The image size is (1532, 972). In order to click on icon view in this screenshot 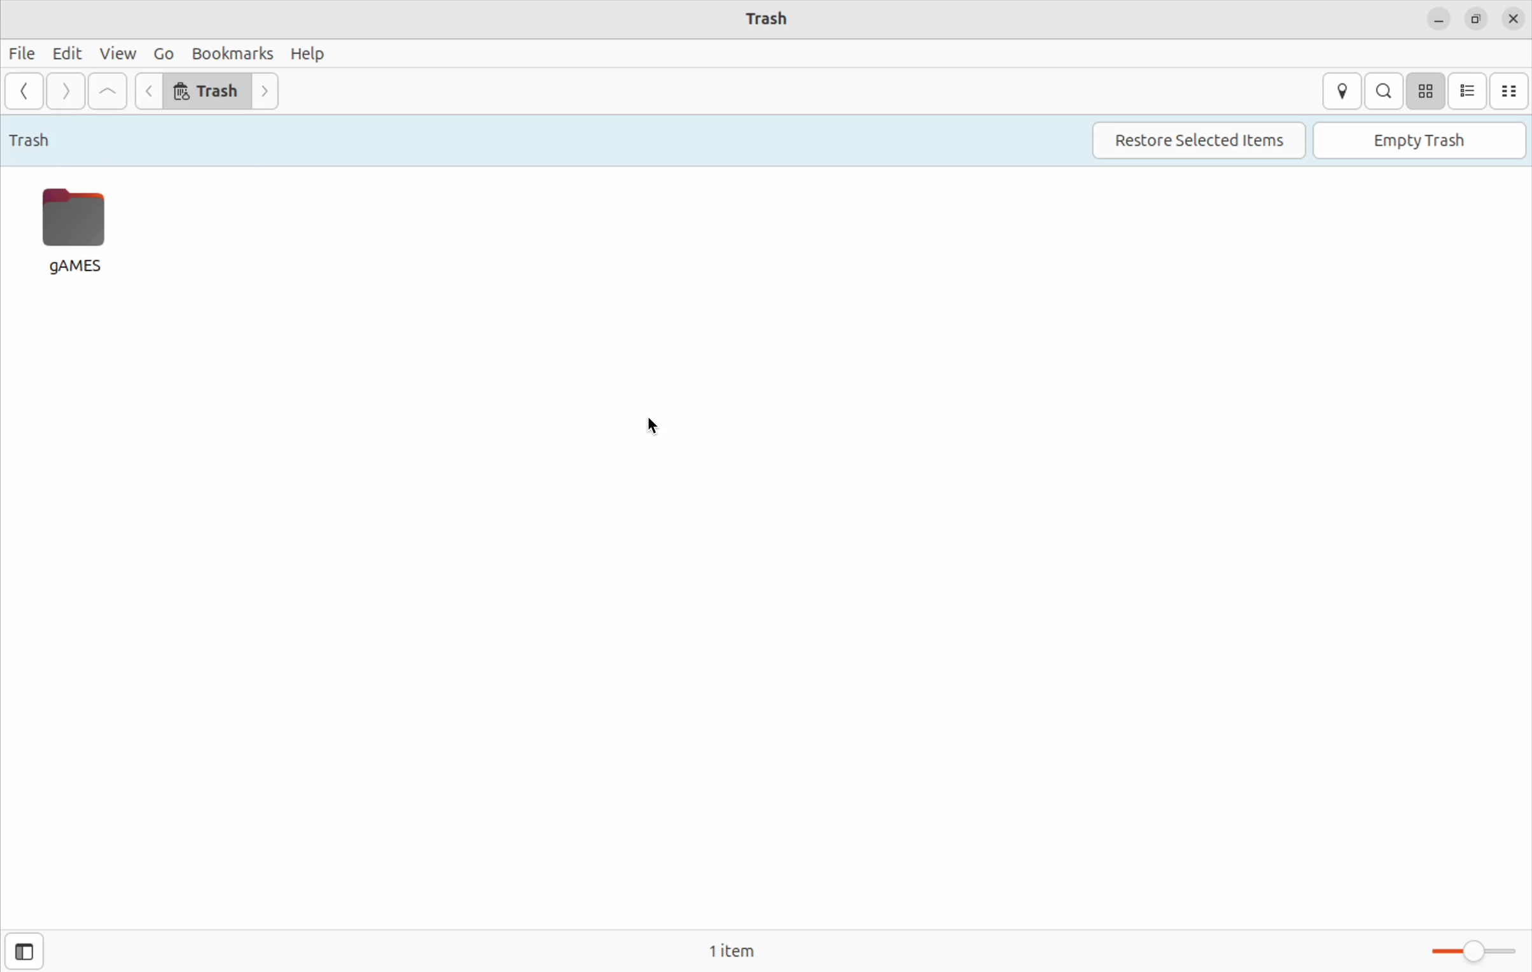, I will do `click(1427, 91)`.